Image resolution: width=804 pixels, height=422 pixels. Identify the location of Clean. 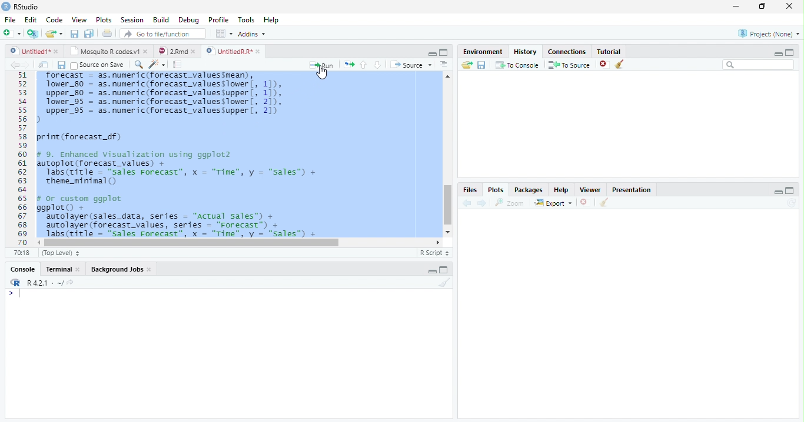
(443, 283).